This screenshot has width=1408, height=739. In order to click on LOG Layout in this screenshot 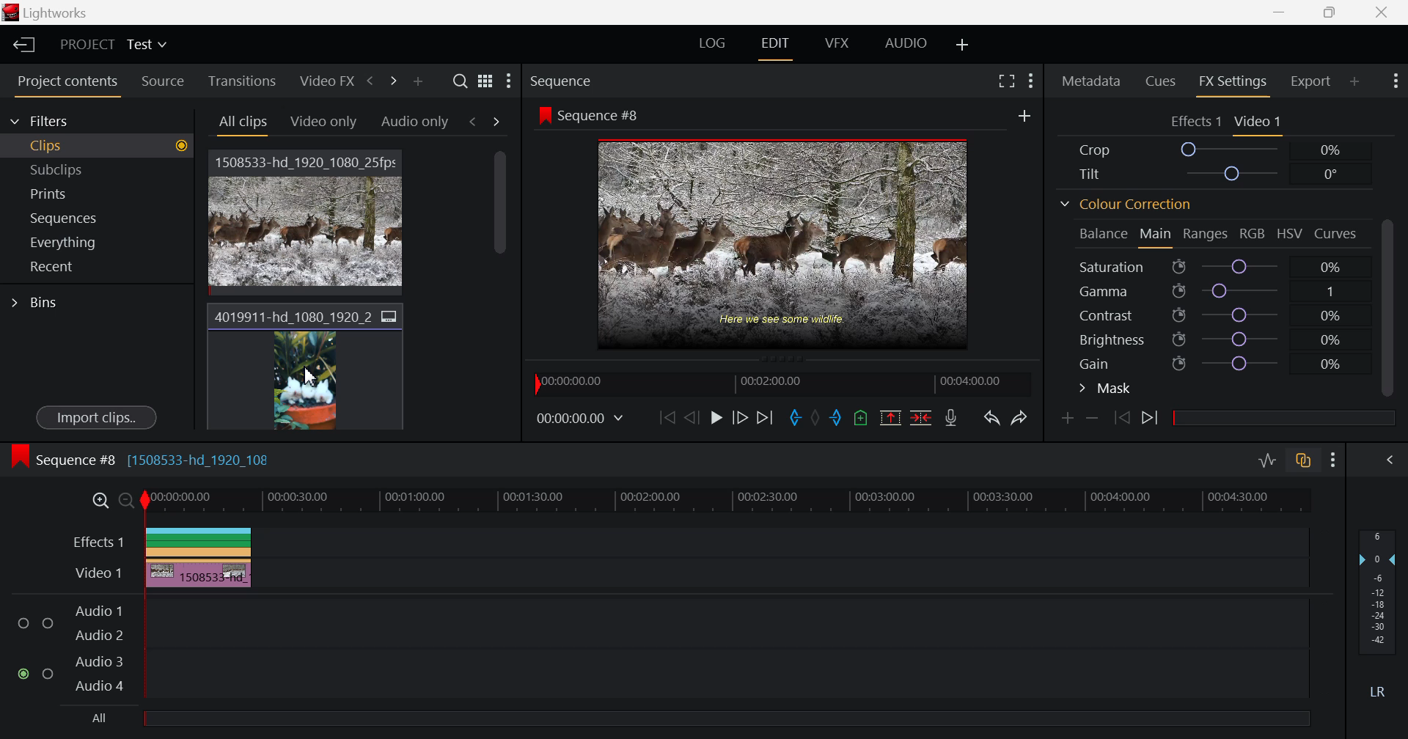, I will do `click(714, 43)`.